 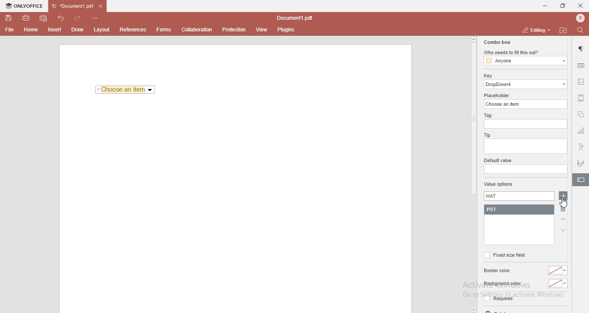 I want to click on color dropdown, so click(x=559, y=270).